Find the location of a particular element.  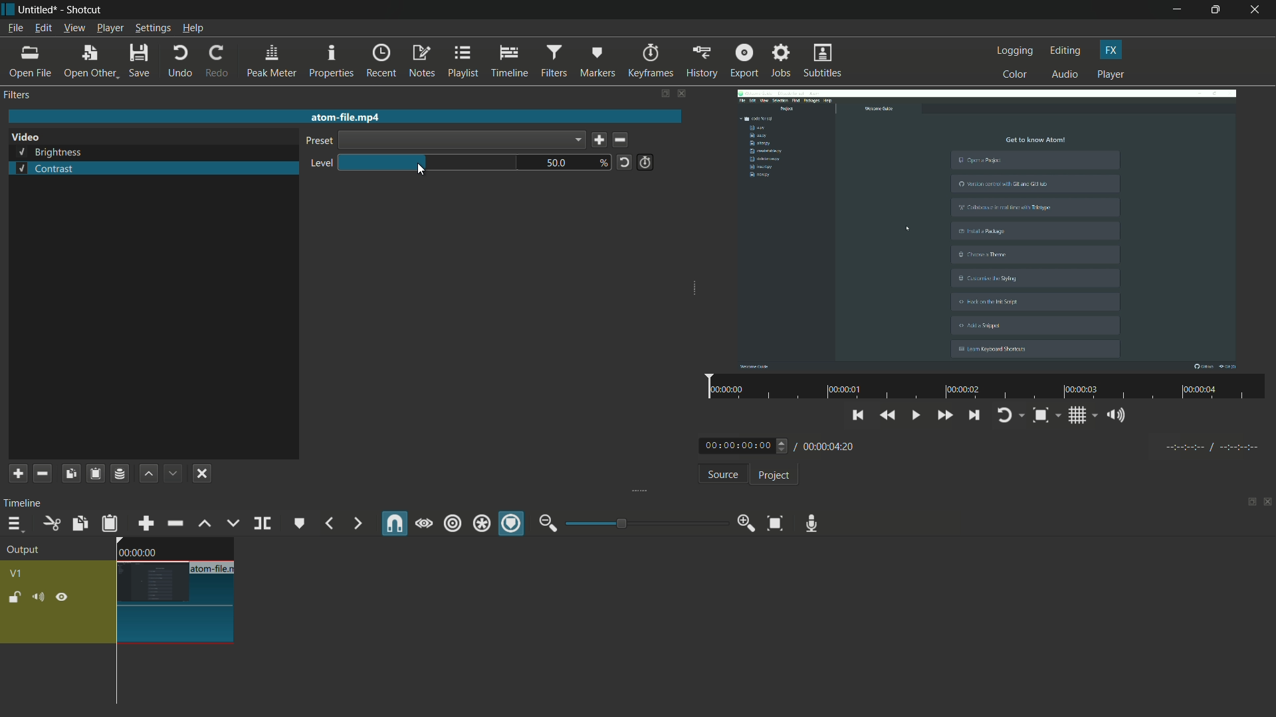

add filter is located at coordinates (18, 473).